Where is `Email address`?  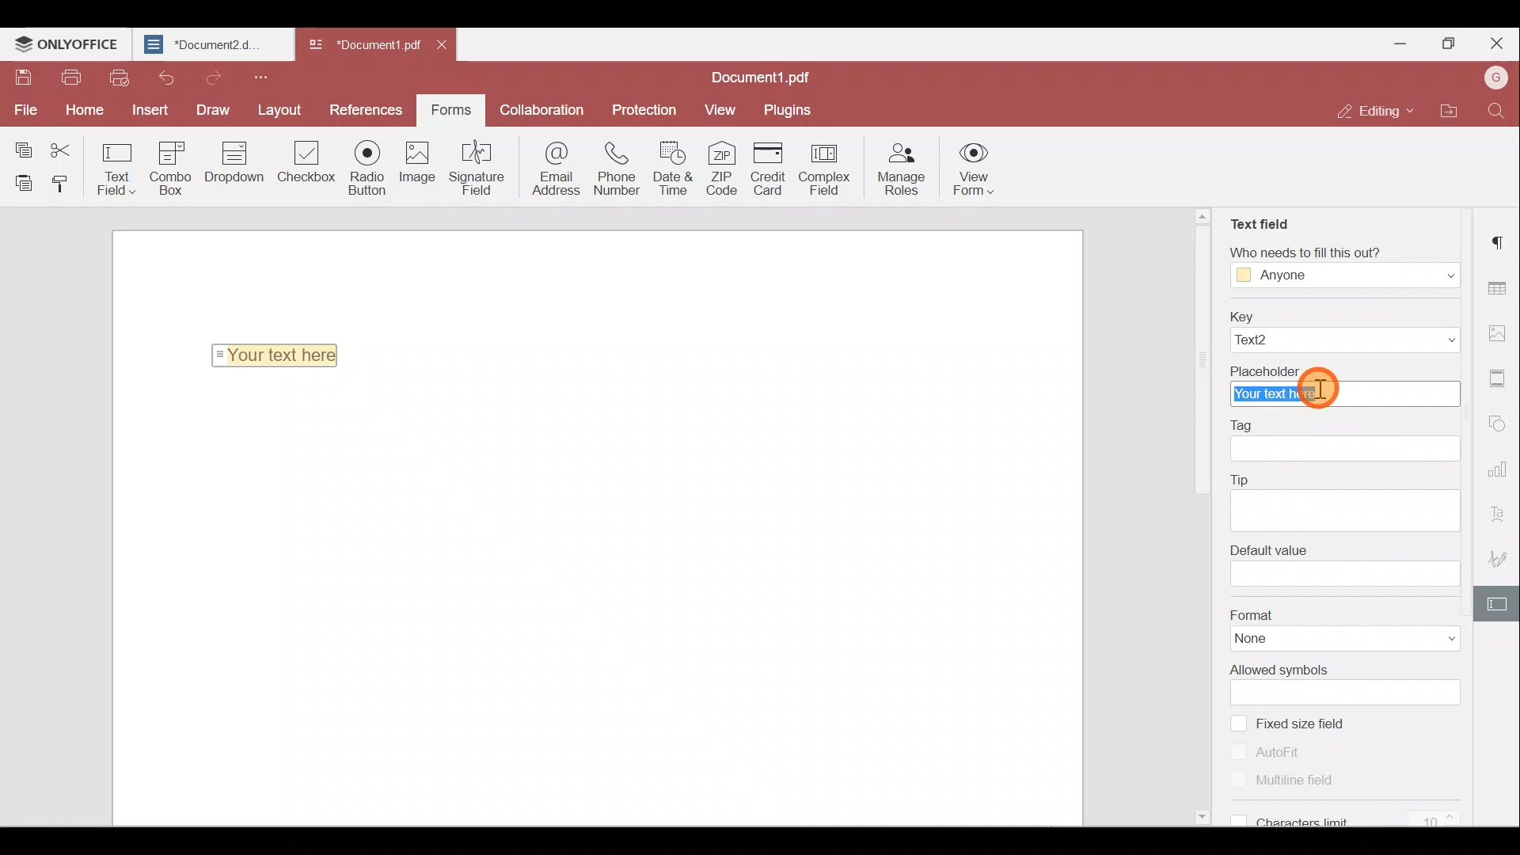 Email address is located at coordinates (549, 169).